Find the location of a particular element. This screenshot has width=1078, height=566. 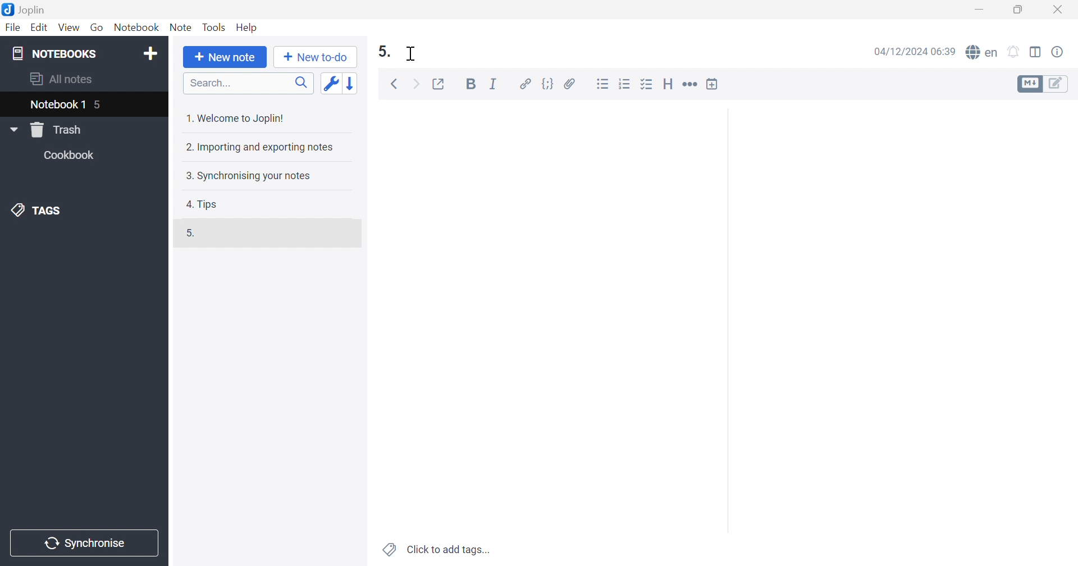

New note is located at coordinates (225, 57).